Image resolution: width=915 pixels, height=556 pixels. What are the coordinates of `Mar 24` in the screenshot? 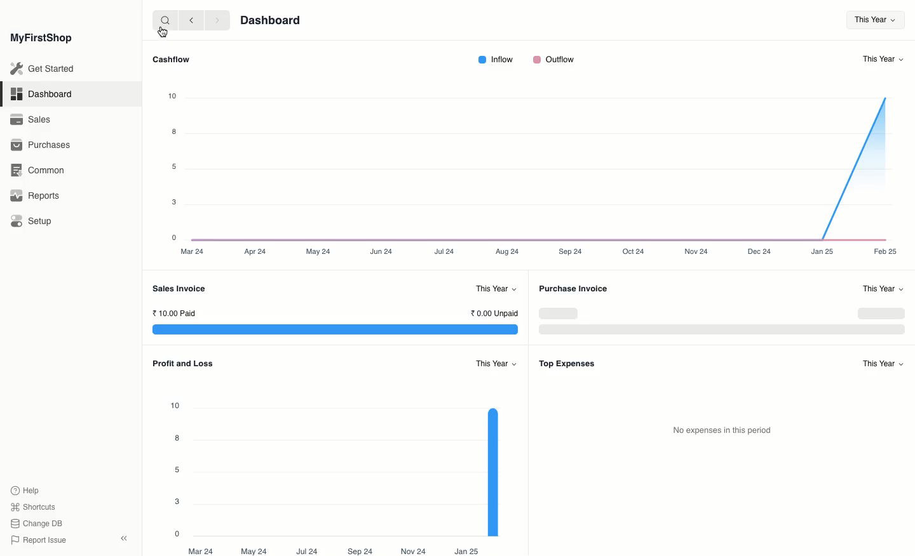 It's located at (193, 251).